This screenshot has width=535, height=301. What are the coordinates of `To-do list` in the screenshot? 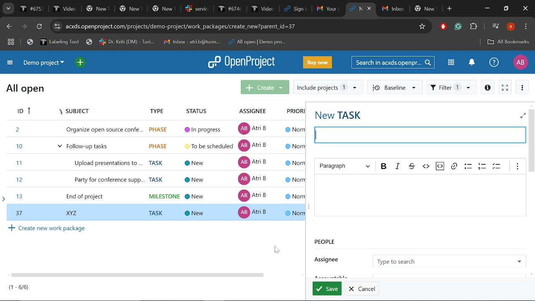 It's located at (497, 166).